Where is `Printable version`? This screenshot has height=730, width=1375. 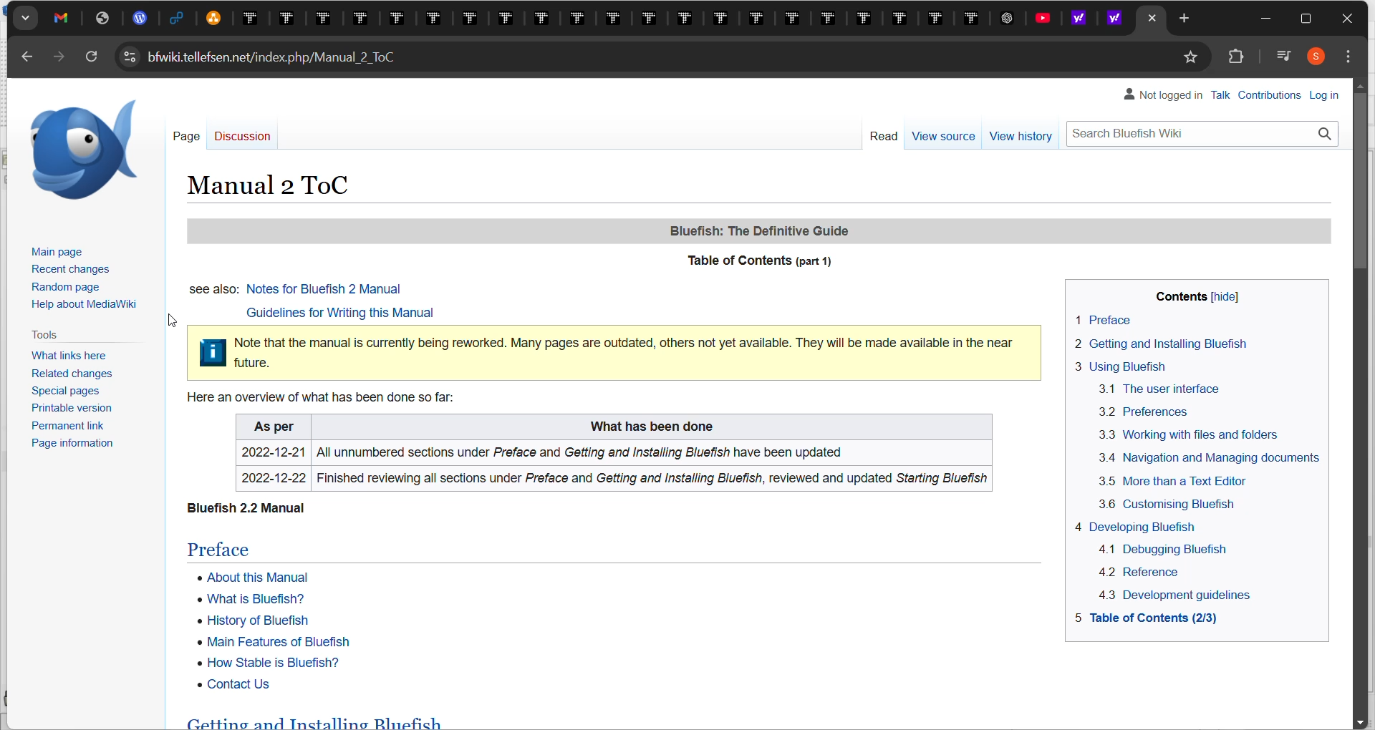
Printable version is located at coordinates (65, 411).